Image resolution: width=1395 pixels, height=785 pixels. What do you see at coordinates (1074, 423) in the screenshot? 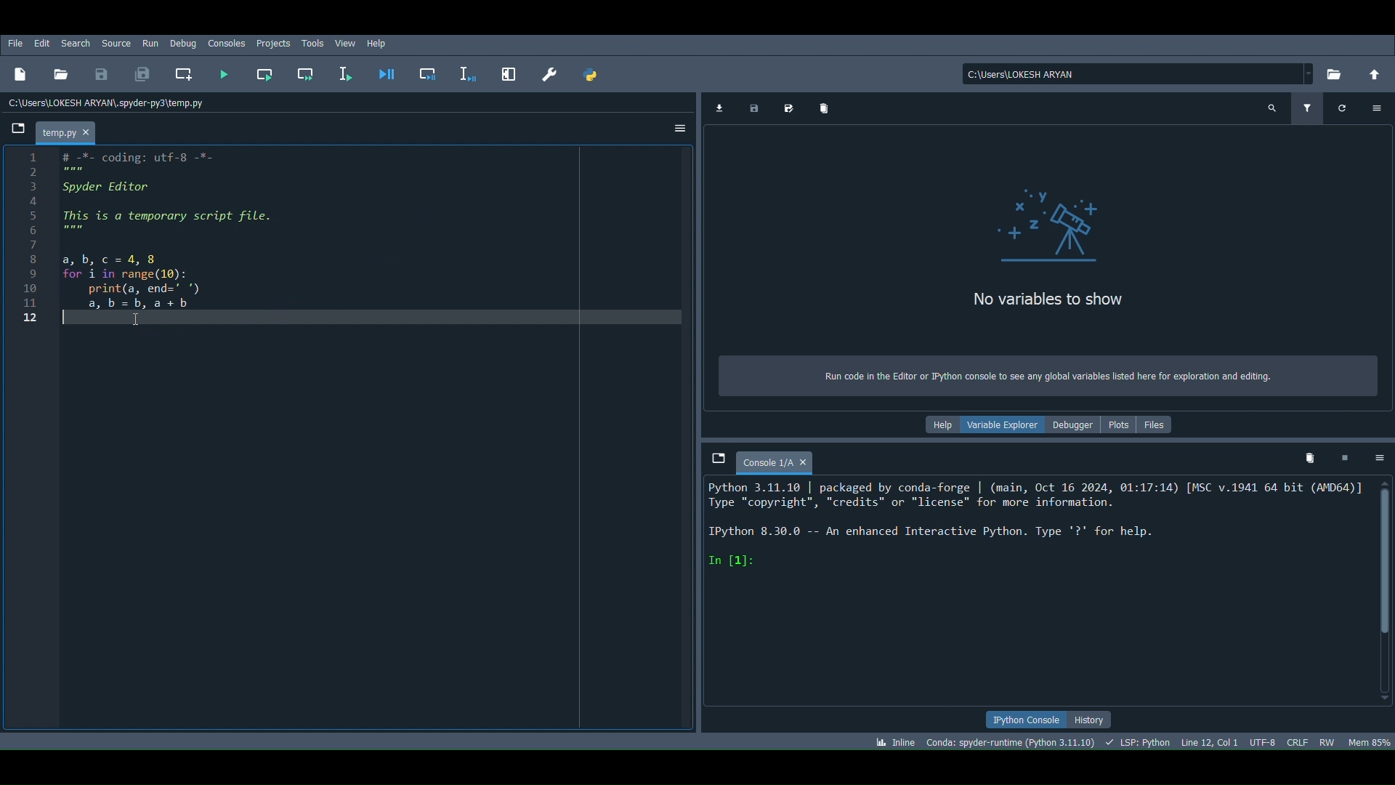
I see `Debugger` at bounding box center [1074, 423].